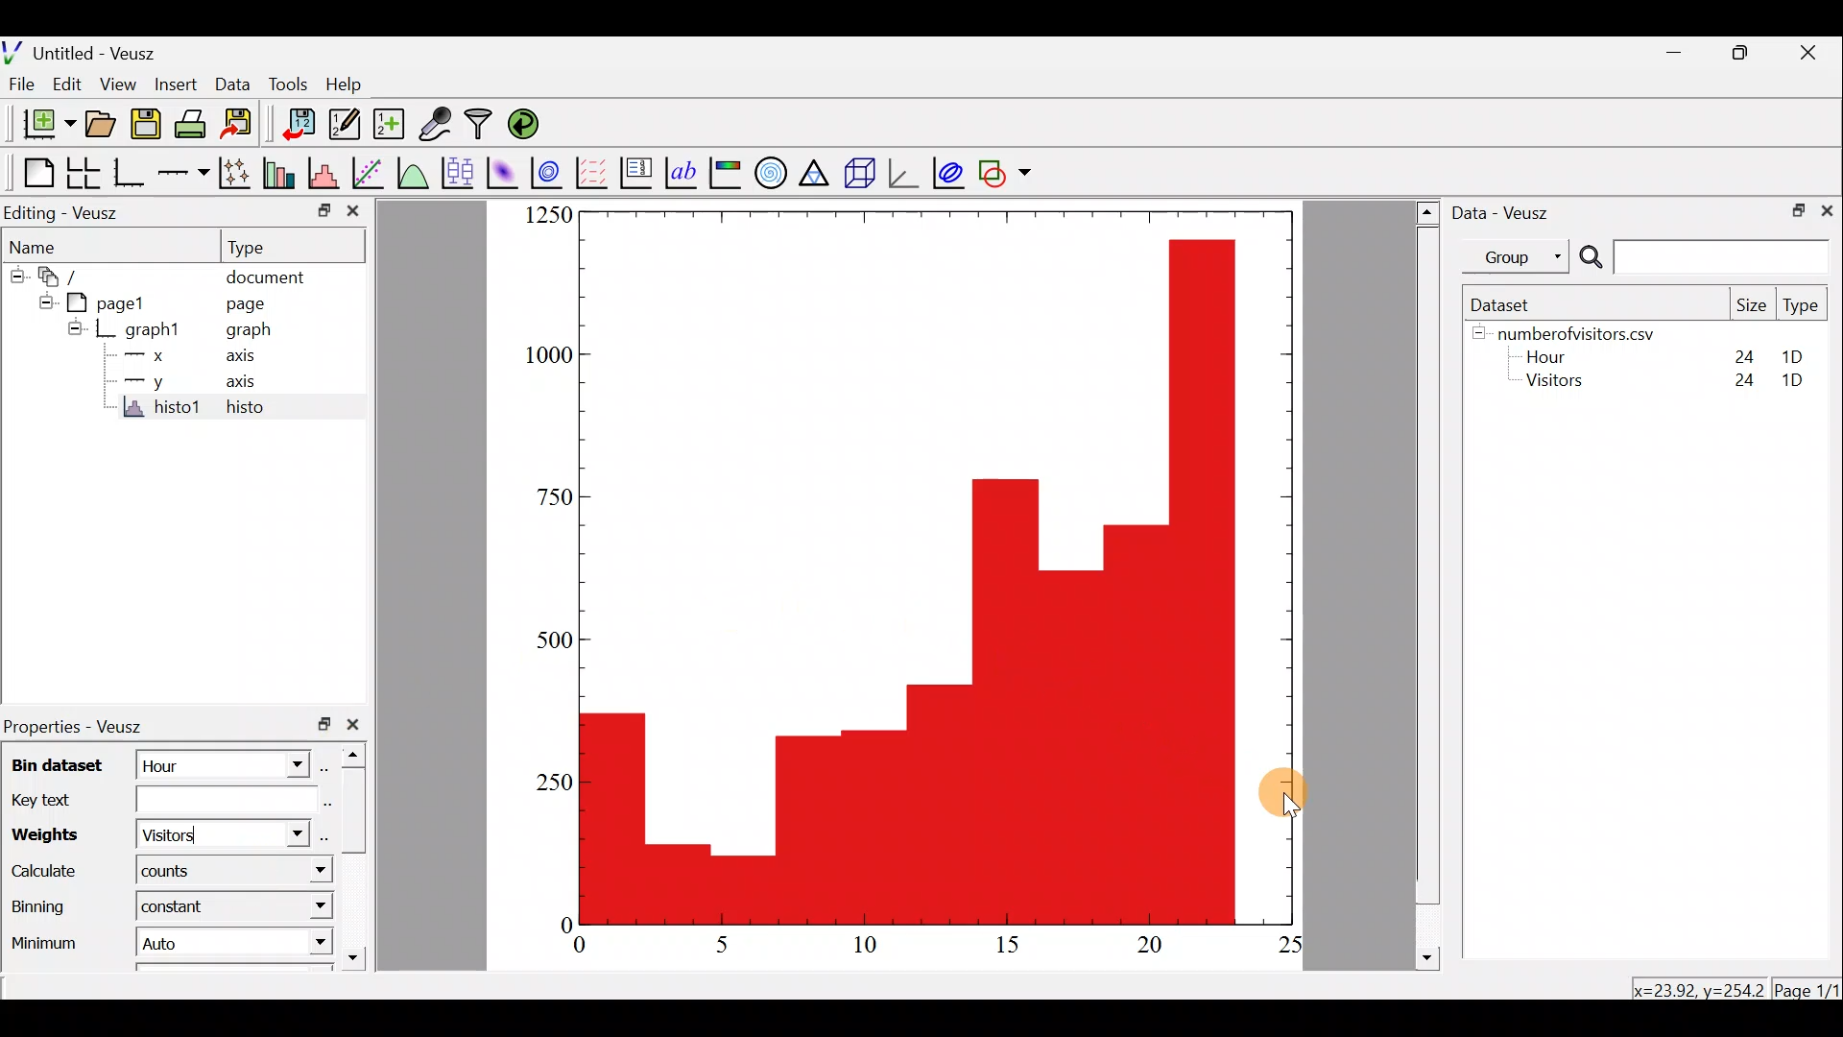 Image resolution: width=1843 pixels, height=1037 pixels. I want to click on Ternary graph, so click(812, 175).